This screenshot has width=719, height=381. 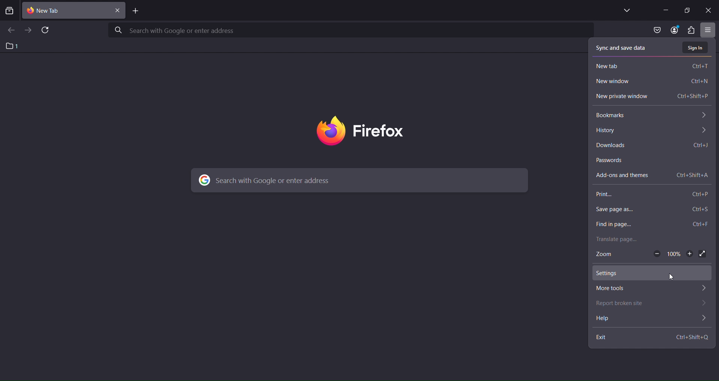 What do you see at coordinates (620, 49) in the screenshot?
I see `sync and save data` at bounding box center [620, 49].